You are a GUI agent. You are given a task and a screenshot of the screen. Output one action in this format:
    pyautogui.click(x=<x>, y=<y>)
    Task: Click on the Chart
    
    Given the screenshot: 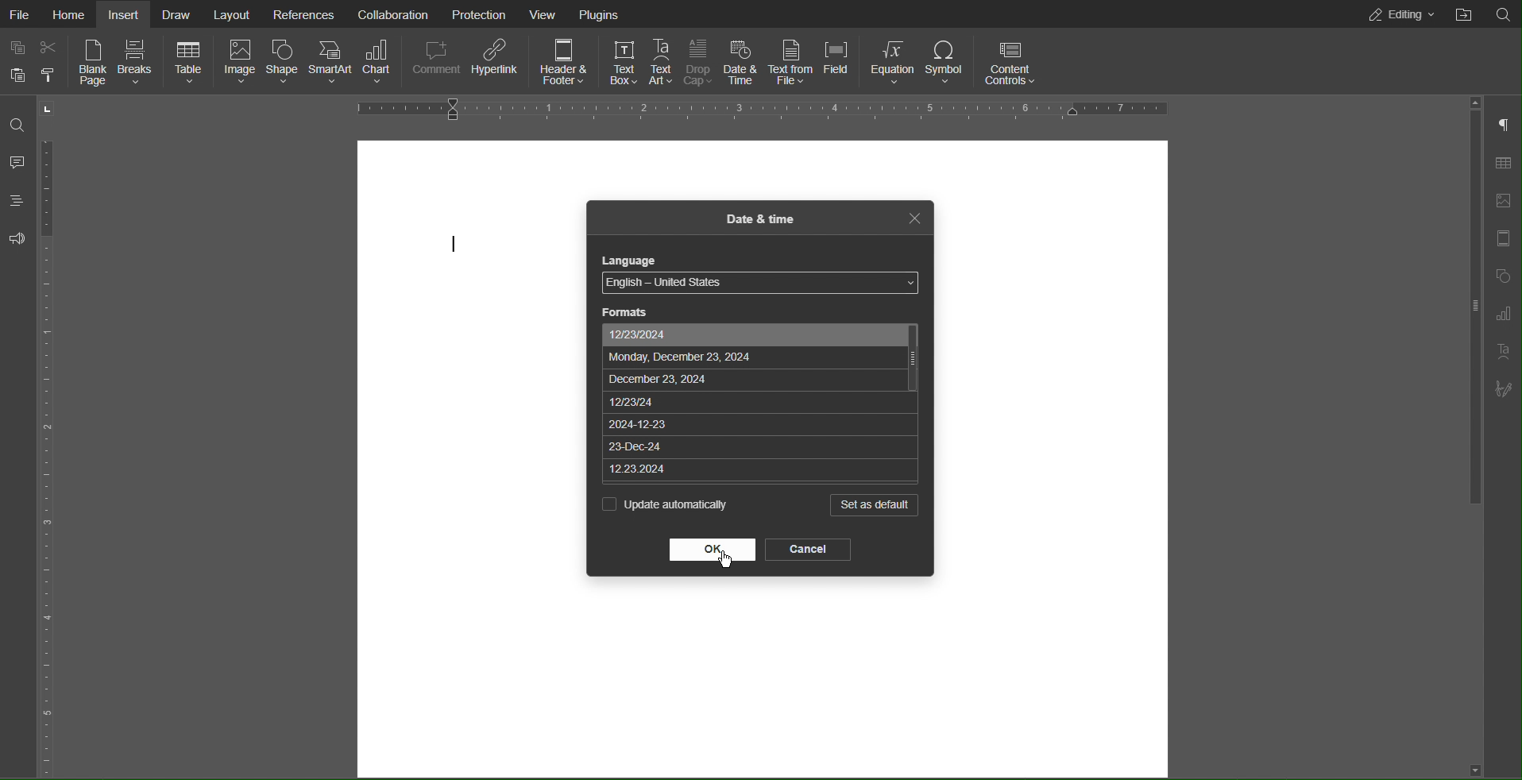 What is the action you would take?
    pyautogui.click(x=381, y=62)
    